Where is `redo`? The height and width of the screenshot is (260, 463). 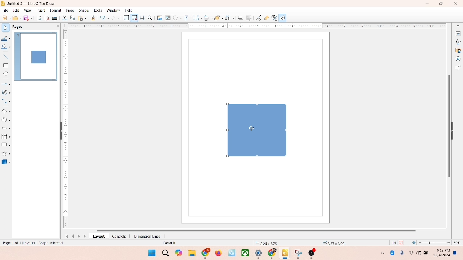
redo is located at coordinates (117, 18).